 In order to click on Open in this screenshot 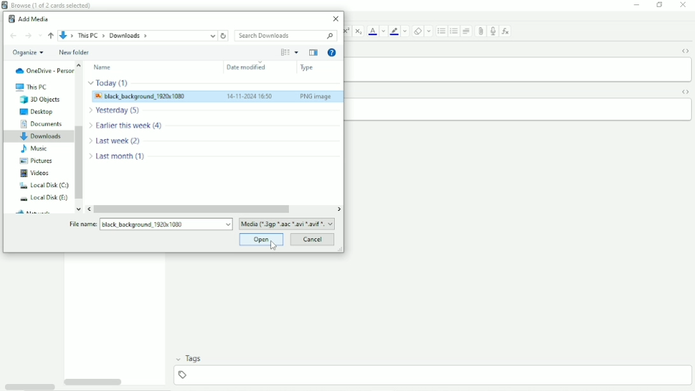, I will do `click(261, 239)`.